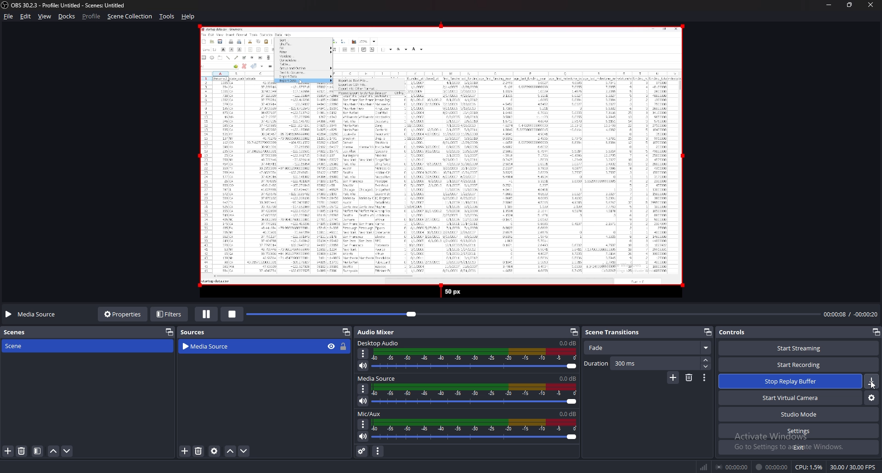 This screenshot has height=473, width=882. Describe the element at coordinates (33, 315) in the screenshot. I see `media source` at that location.